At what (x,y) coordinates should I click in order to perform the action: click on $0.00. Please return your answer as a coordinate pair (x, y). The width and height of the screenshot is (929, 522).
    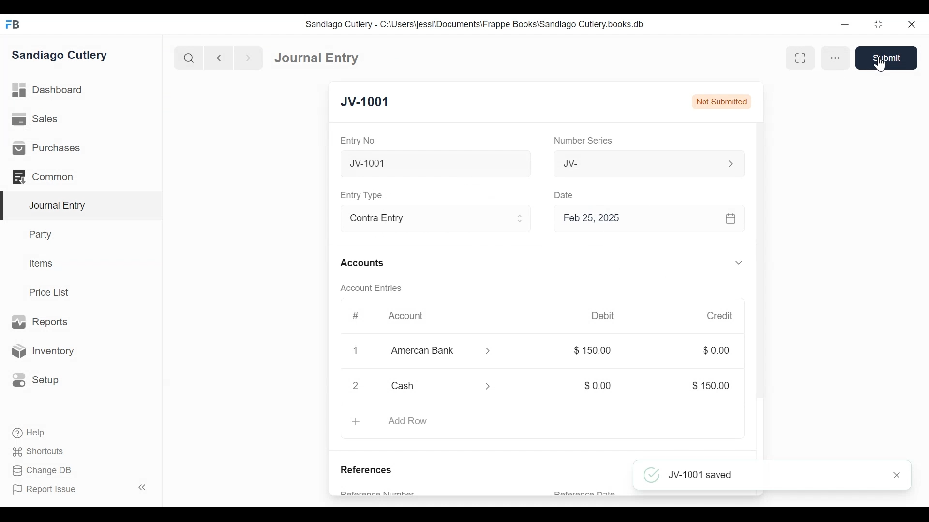
    Looking at the image, I should click on (599, 386).